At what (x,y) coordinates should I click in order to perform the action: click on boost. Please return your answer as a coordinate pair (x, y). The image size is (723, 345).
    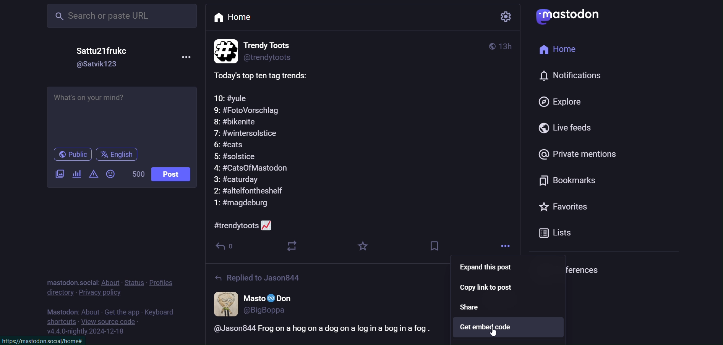
    Looking at the image, I should click on (292, 245).